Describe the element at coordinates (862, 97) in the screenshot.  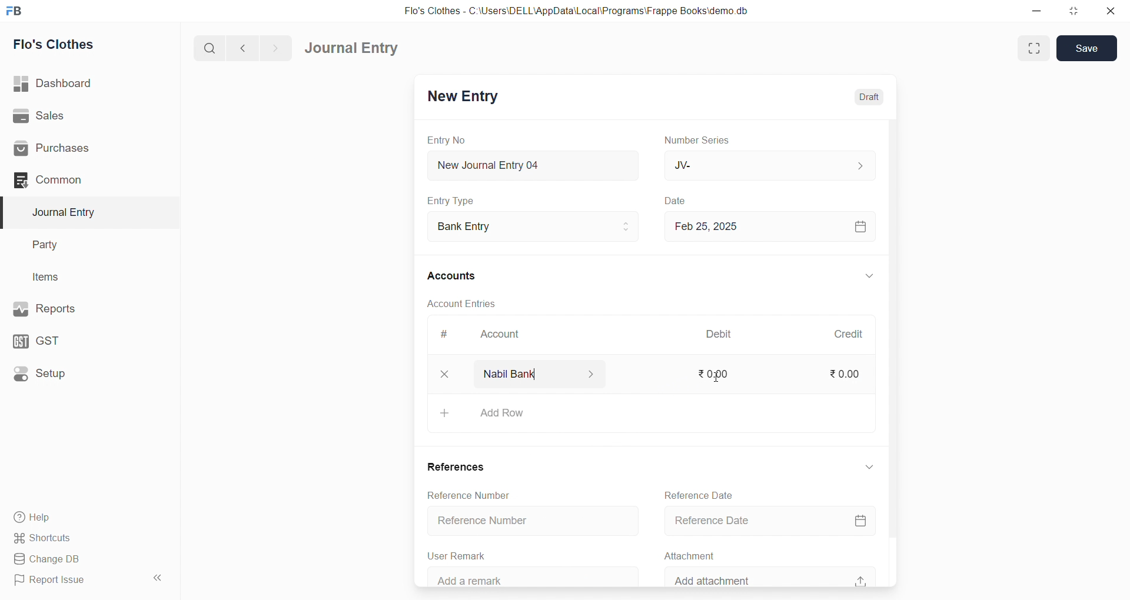
I see `Draft` at that location.